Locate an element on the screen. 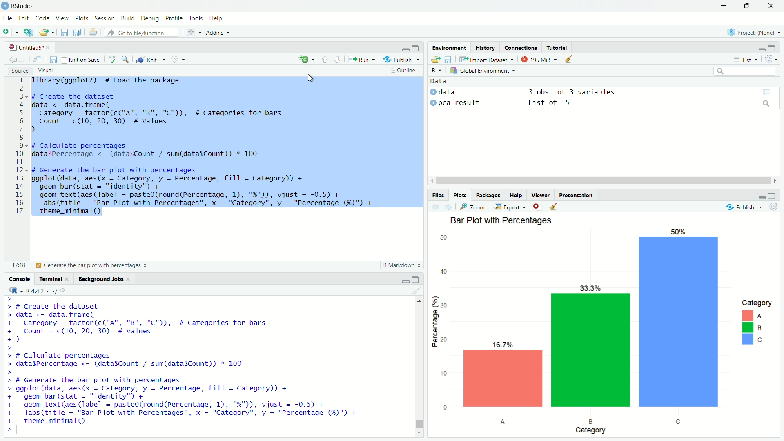  Code is located at coordinates (43, 19).